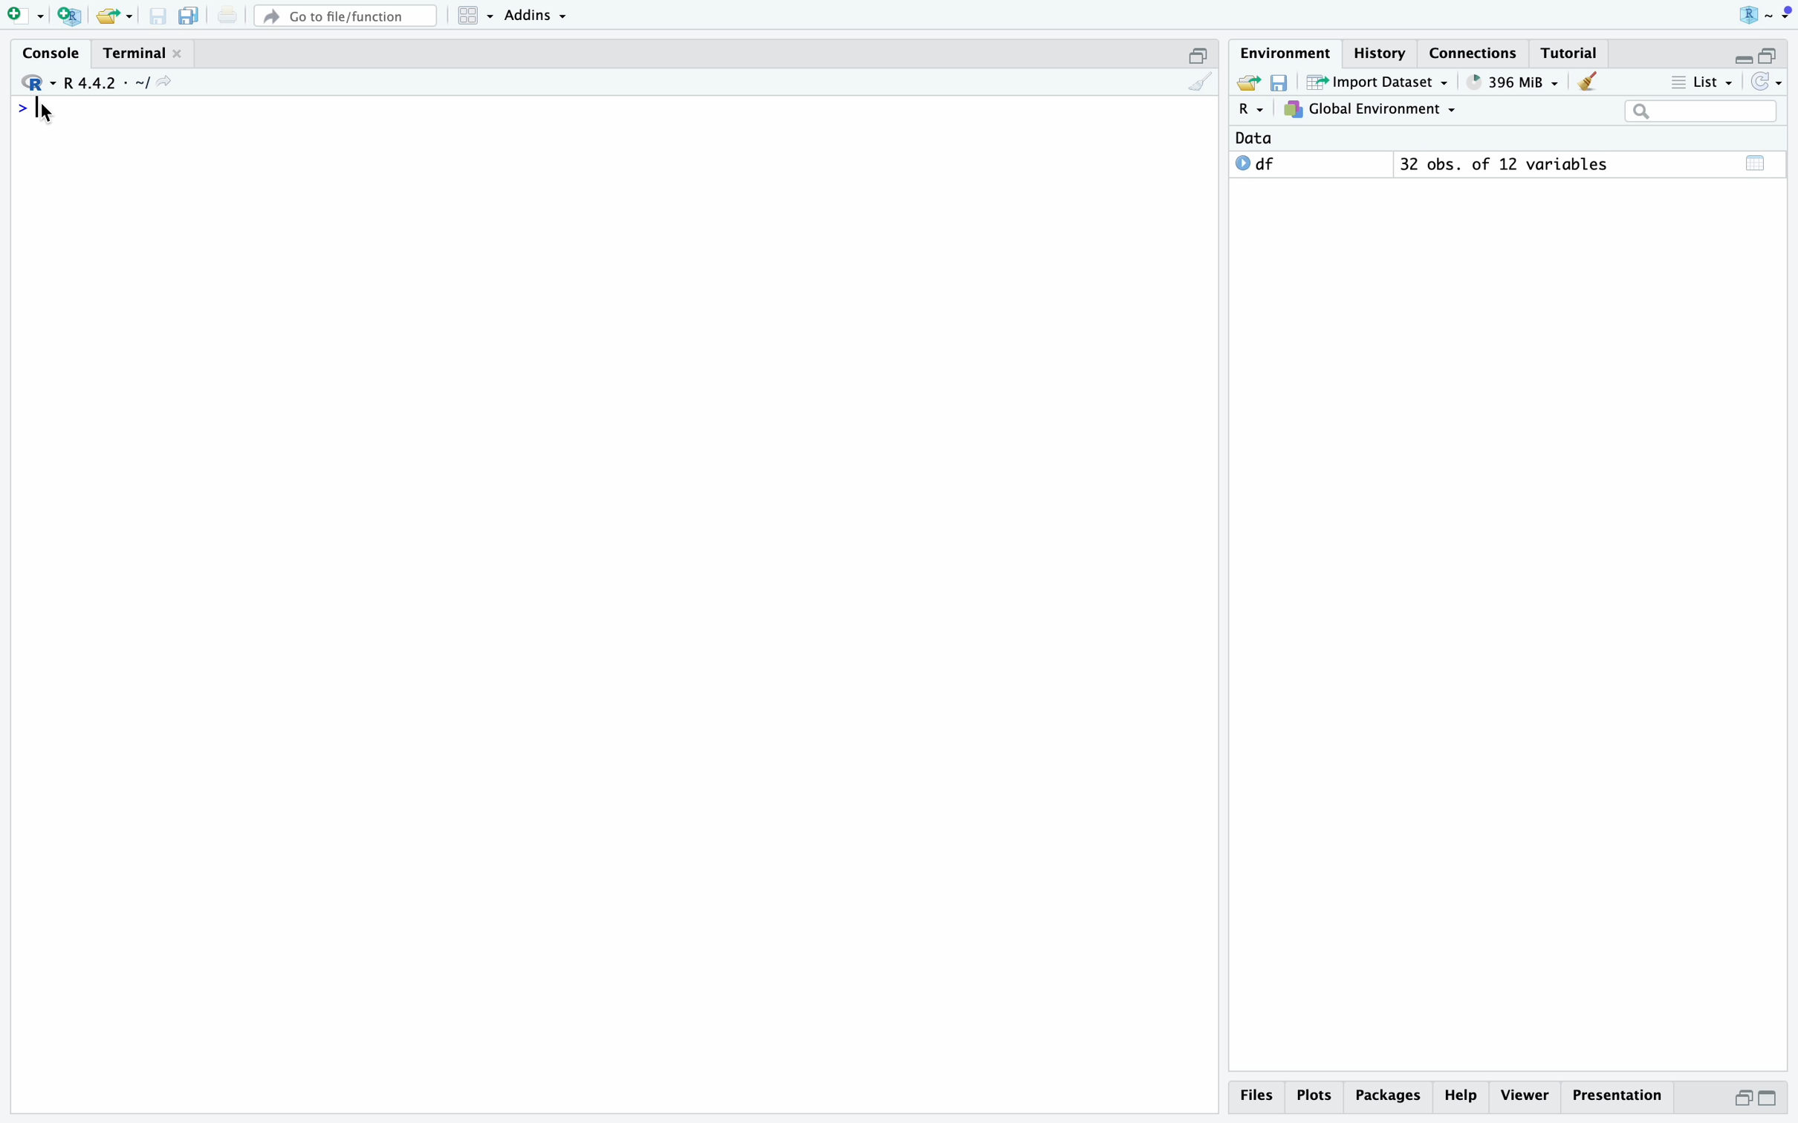 The height and width of the screenshot is (1123, 1798). What do you see at coordinates (1254, 137) in the screenshot?
I see `data` at bounding box center [1254, 137].